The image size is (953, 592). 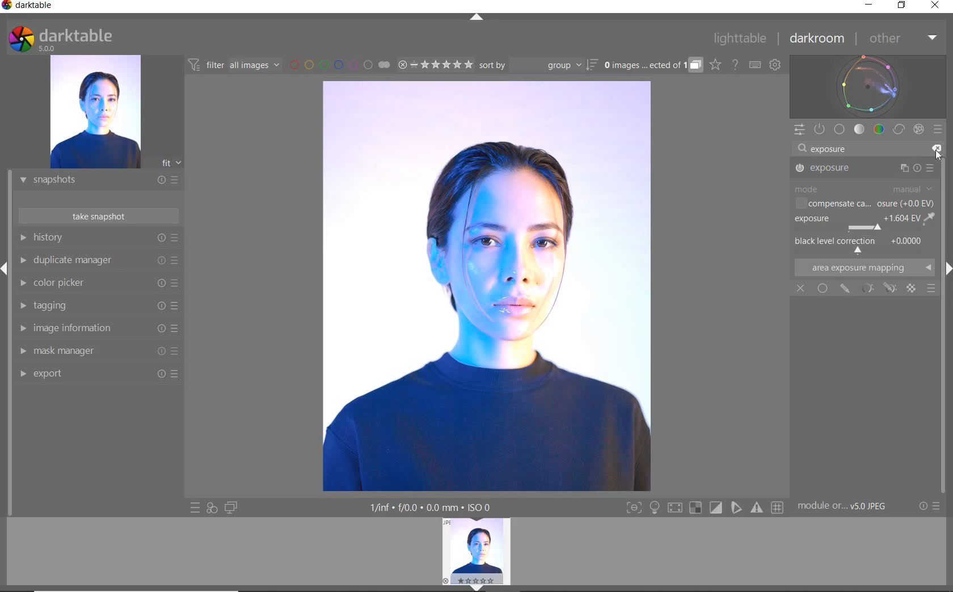 What do you see at coordinates (95, 112) in the screenshot?
I see `IMAGE PREVIEW` at bounding box center [95, 112].